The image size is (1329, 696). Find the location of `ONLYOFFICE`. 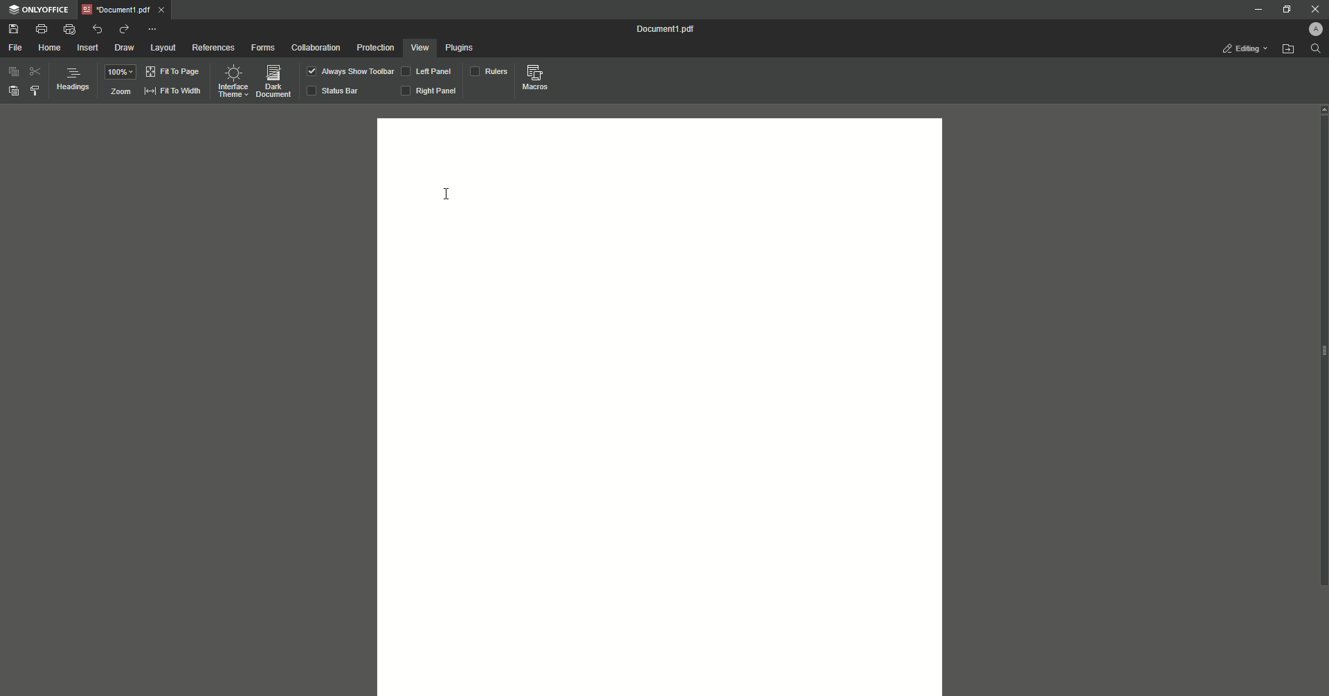

ONLYOFFICE is located at coordinates (39, 10).